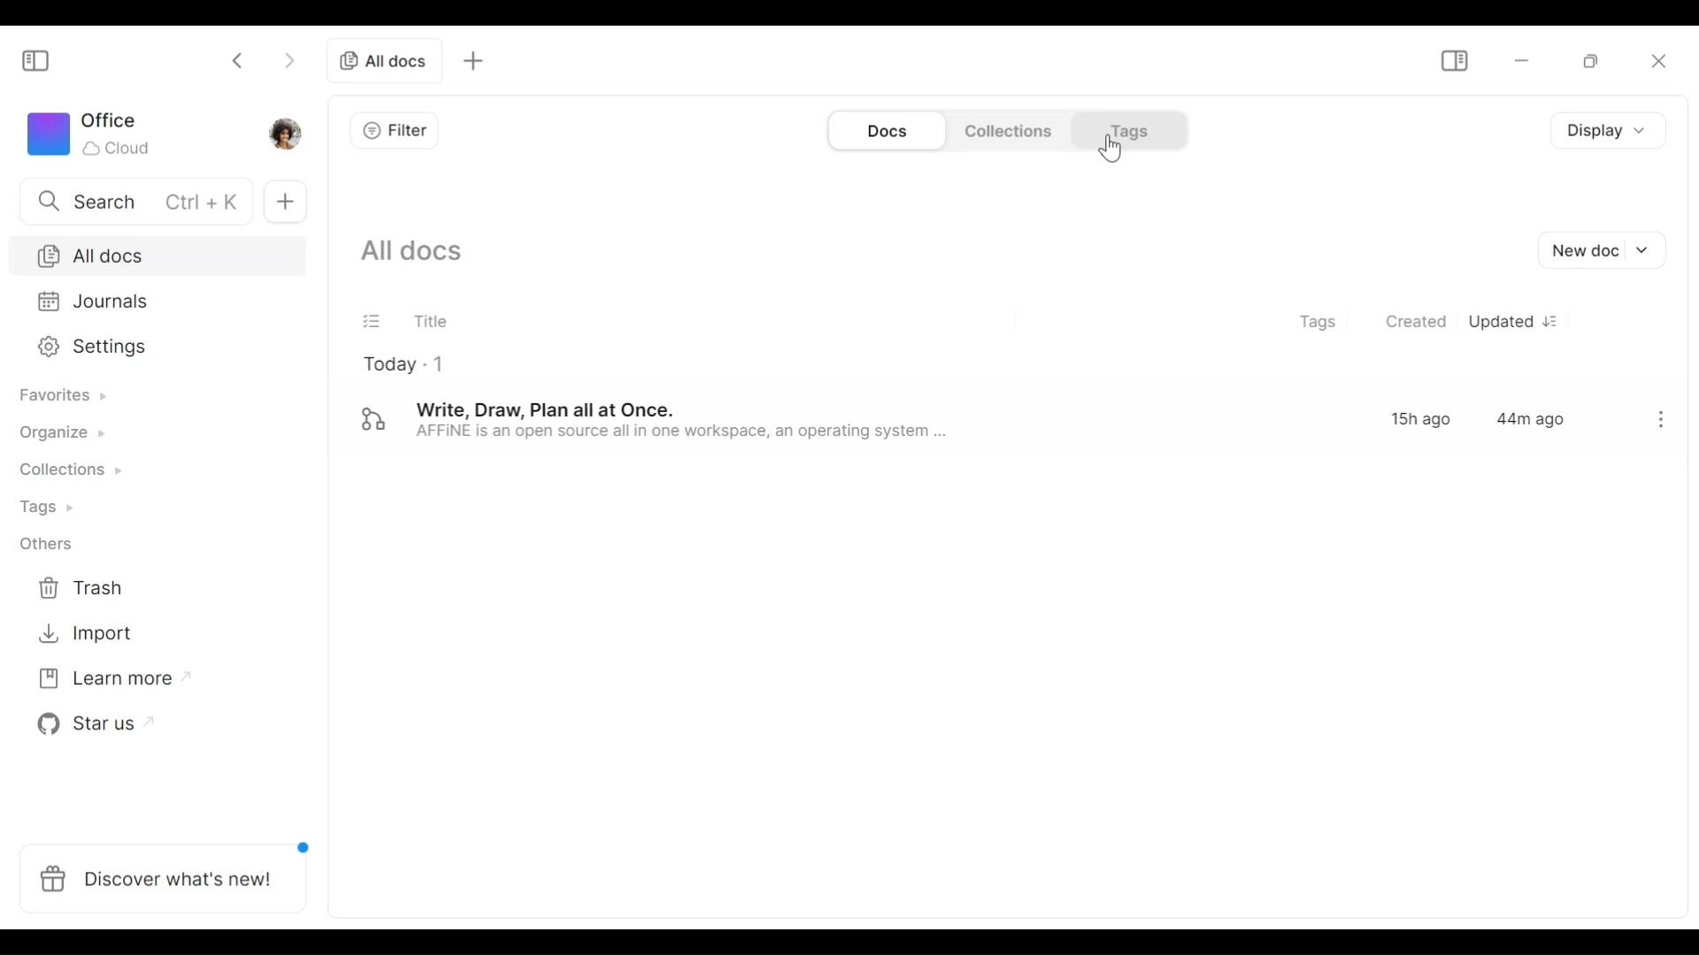 The height and width of the screenshot is (955, 1699). Describe the element at coordinates (63, 397) in the screenshot. I see `Favorites` at that location.